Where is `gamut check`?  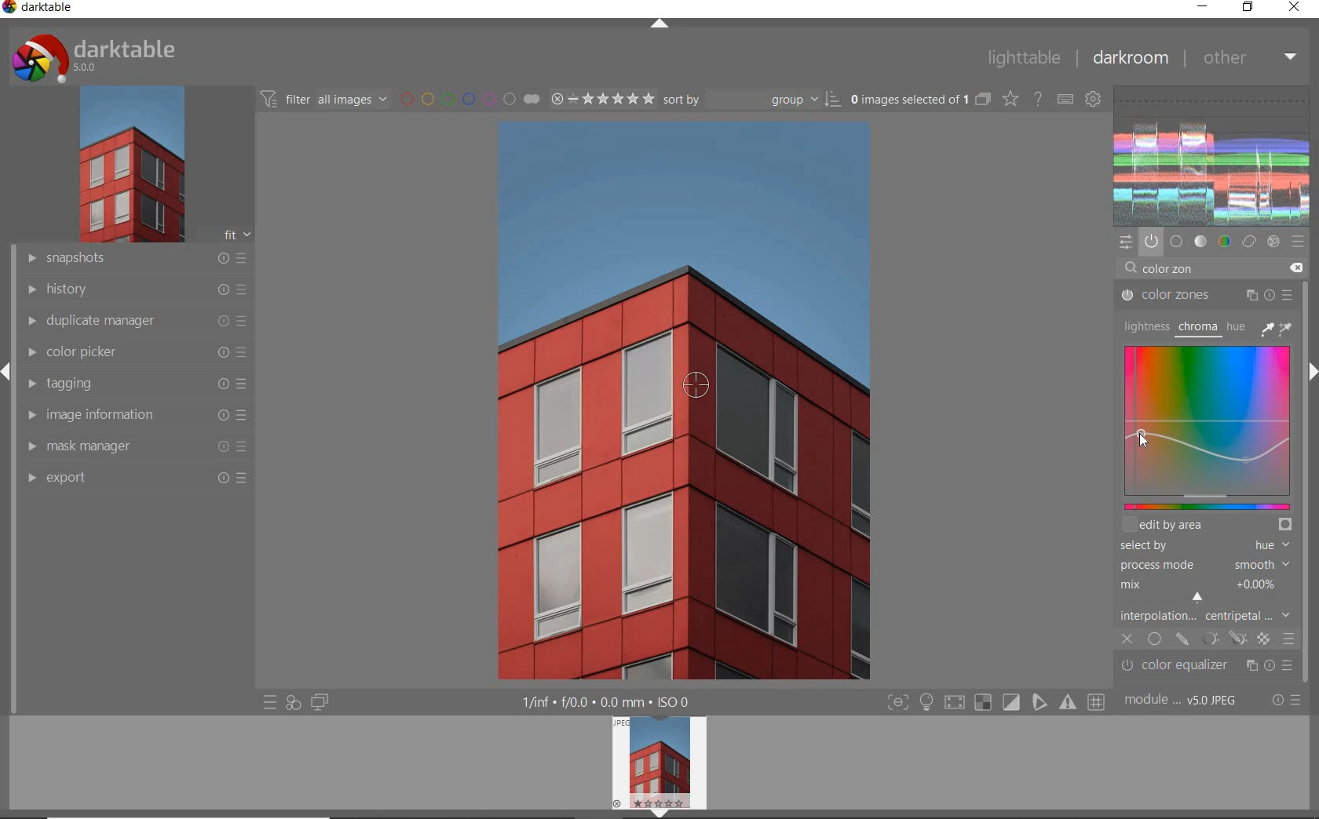 gamut check is located at coordinates (981, 702).